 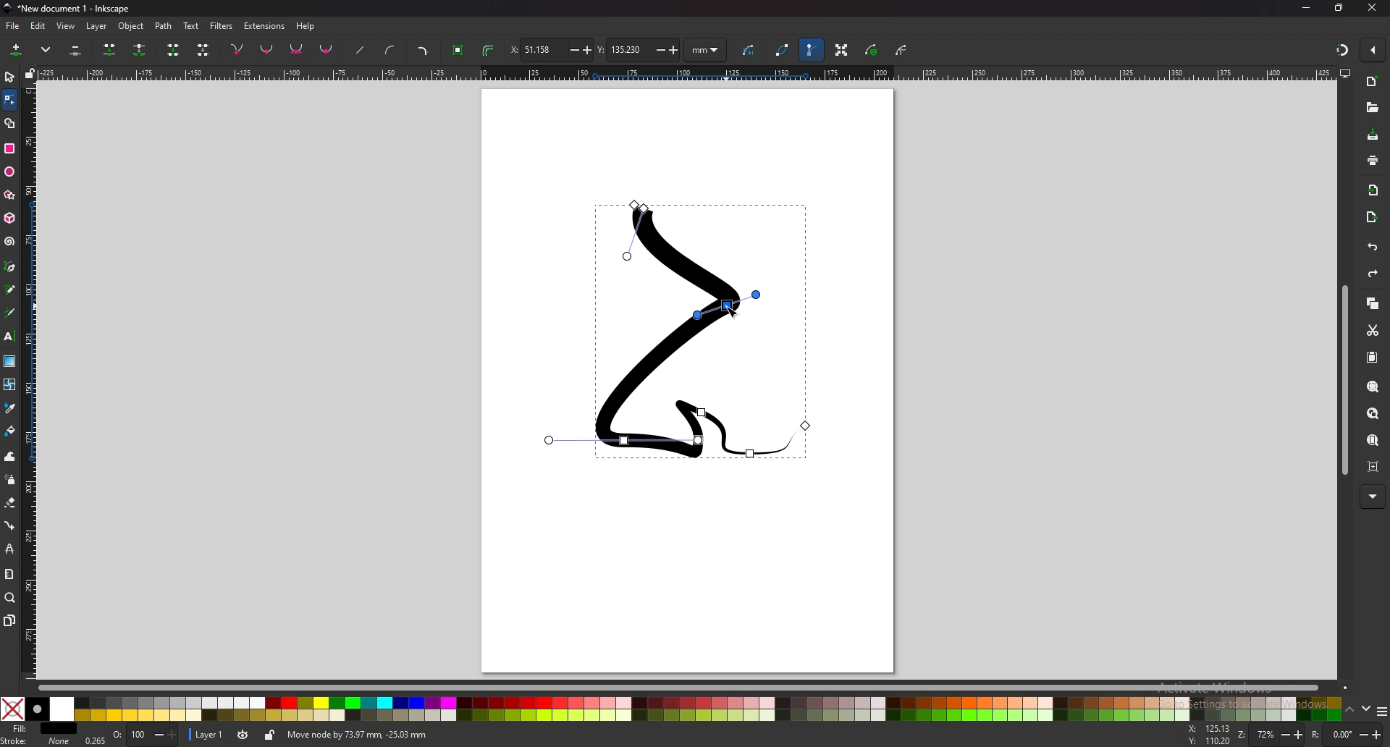 I want to click on toggle lock guide, so click(x=30, y=73).